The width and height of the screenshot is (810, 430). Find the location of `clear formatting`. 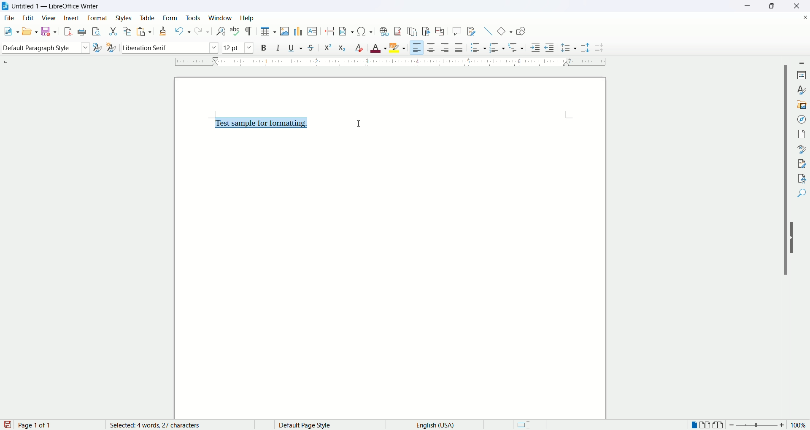

clear formatting is located at coordinates (361, 48).